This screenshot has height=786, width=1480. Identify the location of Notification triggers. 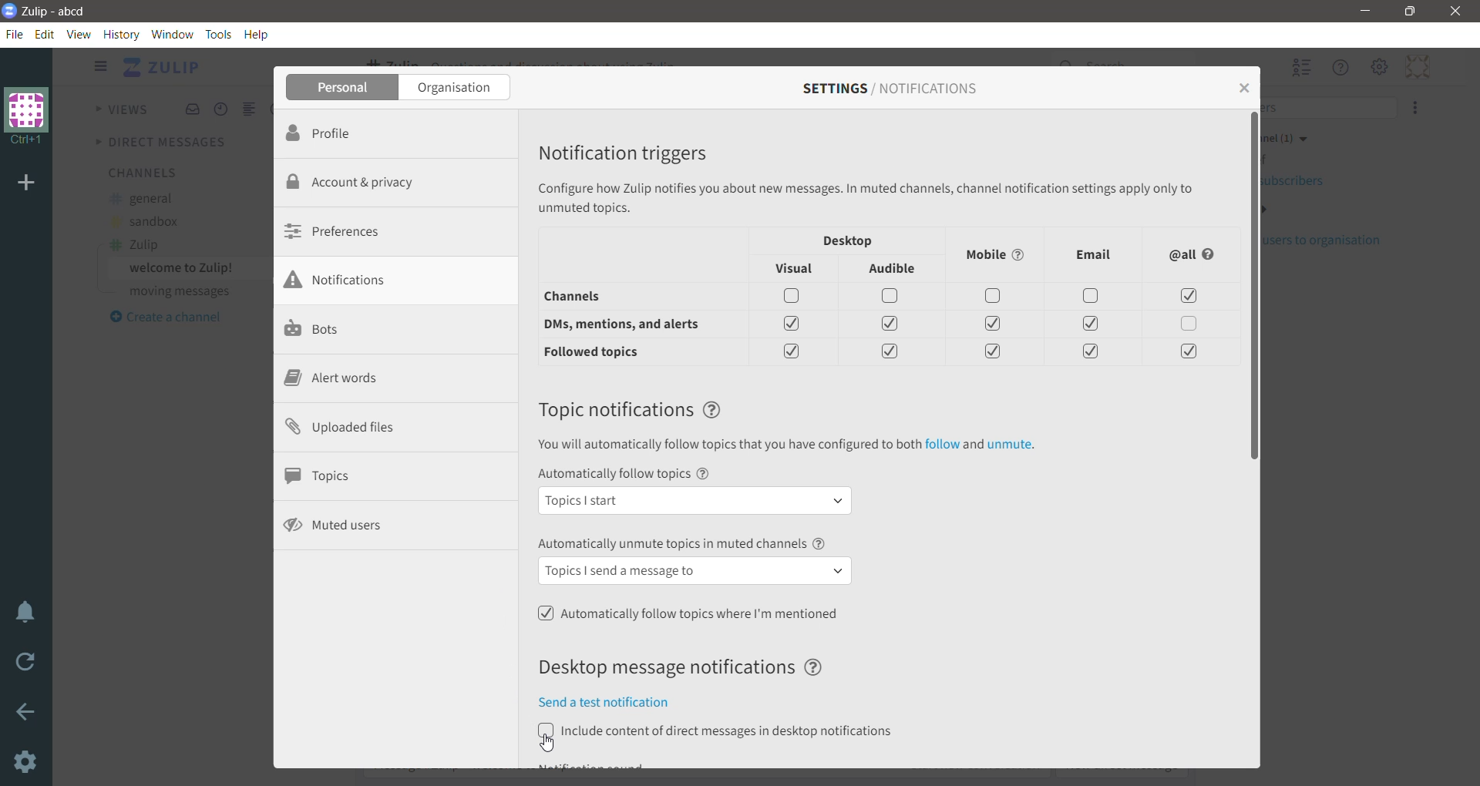
(633, 150).